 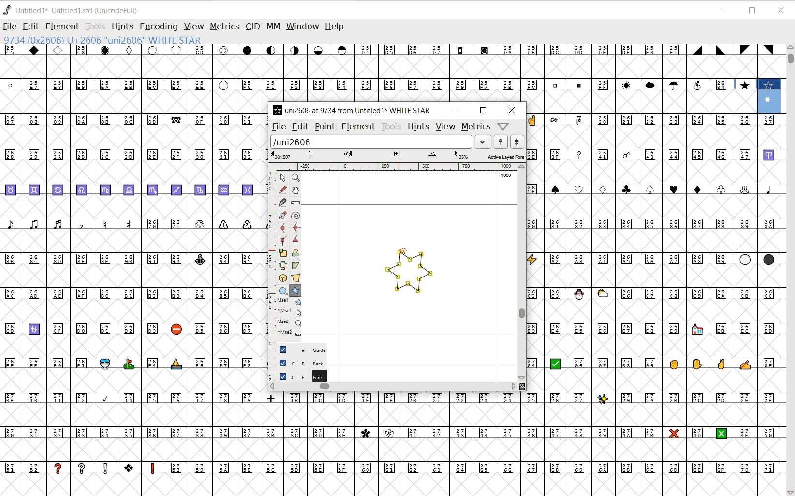 What do you see at coordinates (376, 73) in the screenshot?
I see `GLYPHY CHARACTERS & NUMBERS` at bounding box center [376, 73].